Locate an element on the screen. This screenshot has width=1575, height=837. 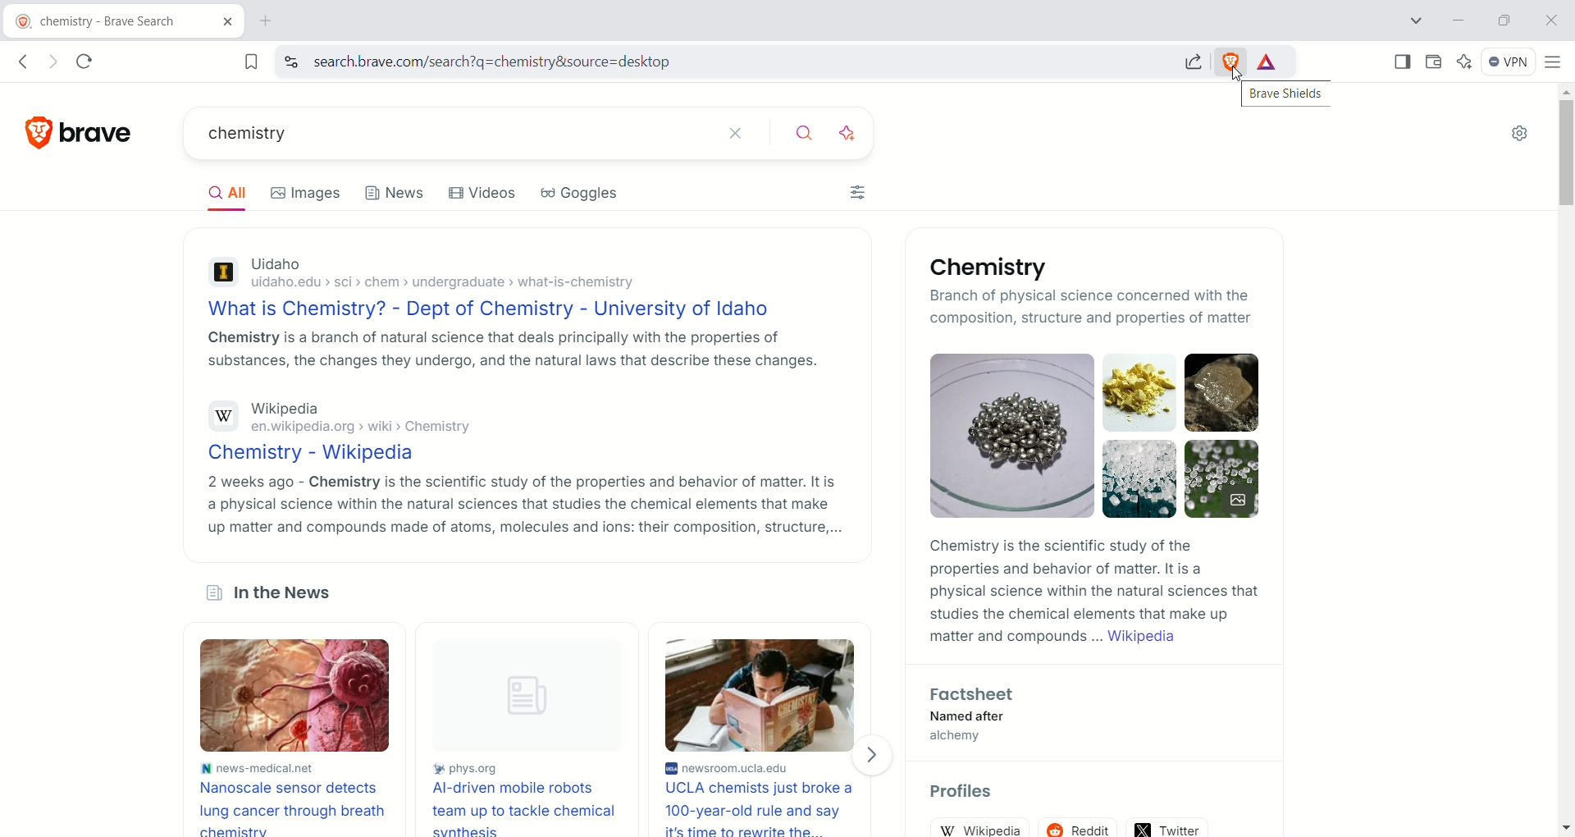
bookmark is located at coordinates (247, 61).